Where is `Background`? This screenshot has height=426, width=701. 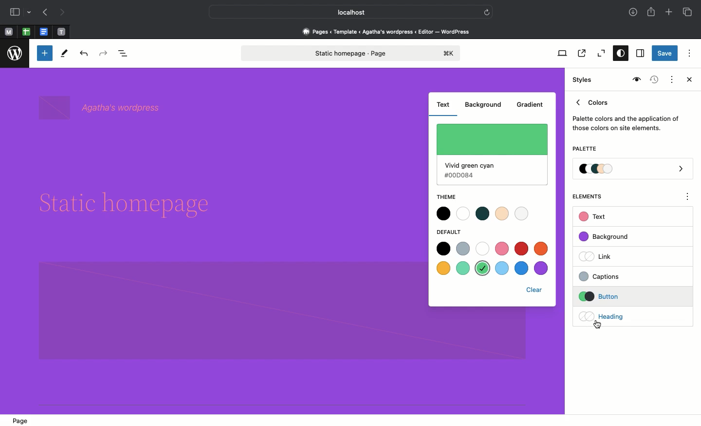
Background is located at coordinates (609, 237).